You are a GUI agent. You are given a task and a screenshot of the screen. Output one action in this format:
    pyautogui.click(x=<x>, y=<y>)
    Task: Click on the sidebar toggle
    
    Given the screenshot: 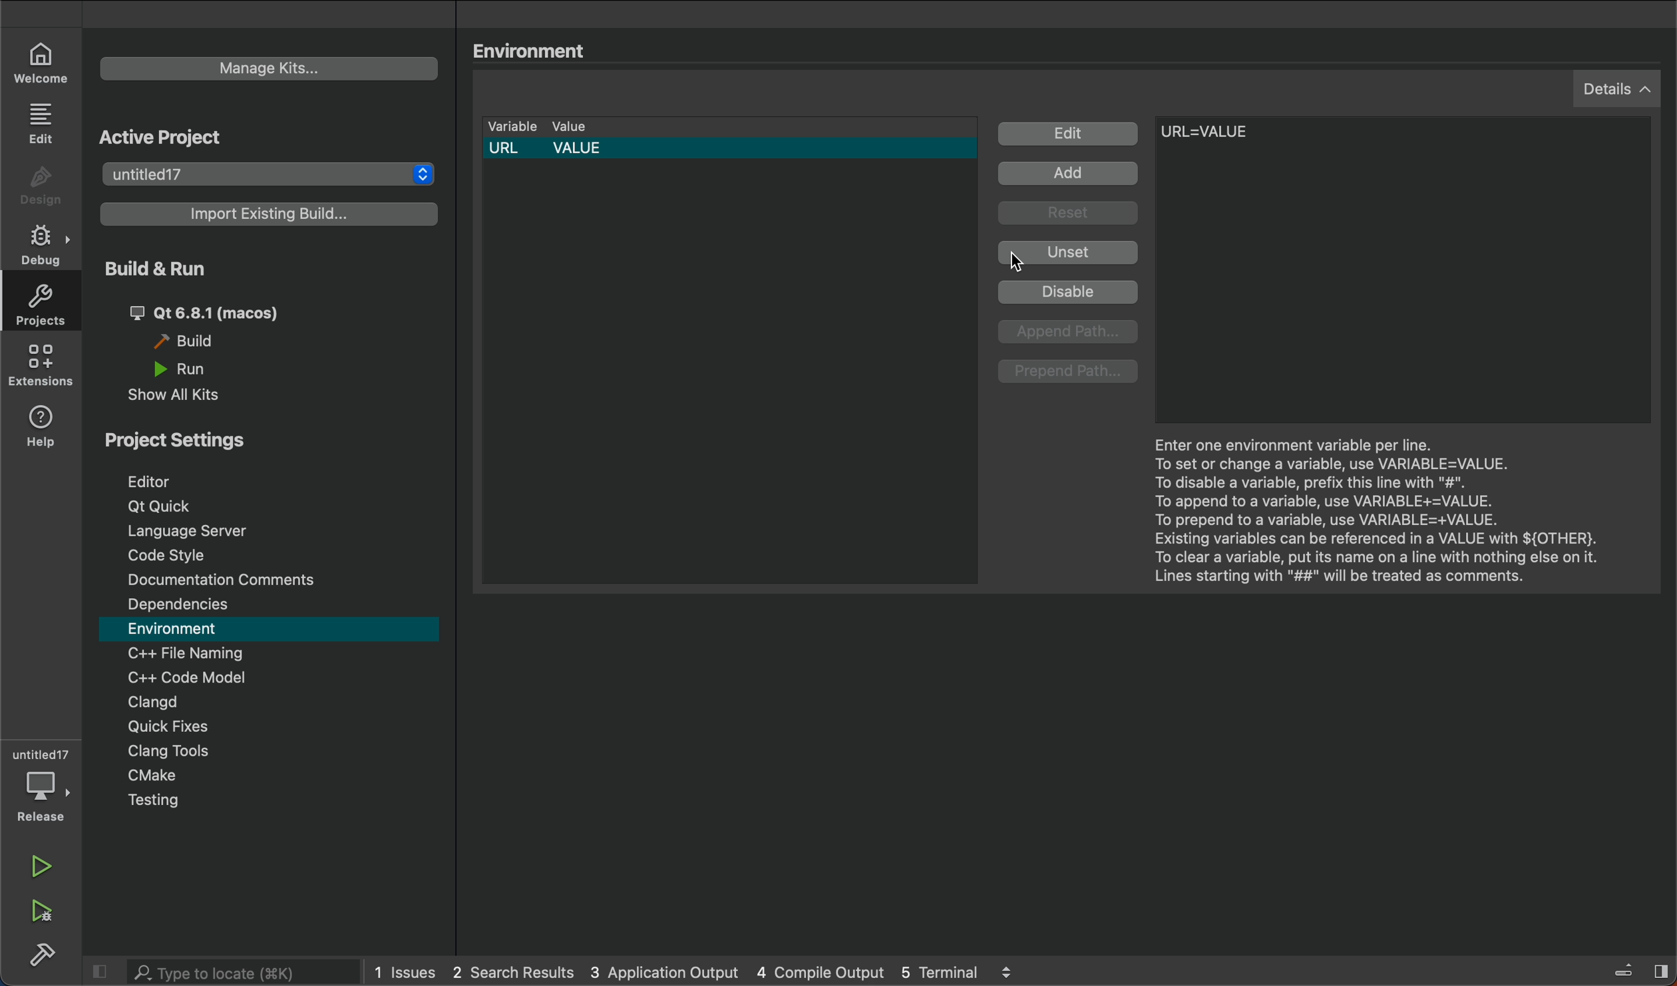 What is the action you would take?
    pyautogui.click(x=1635, y=970)
    